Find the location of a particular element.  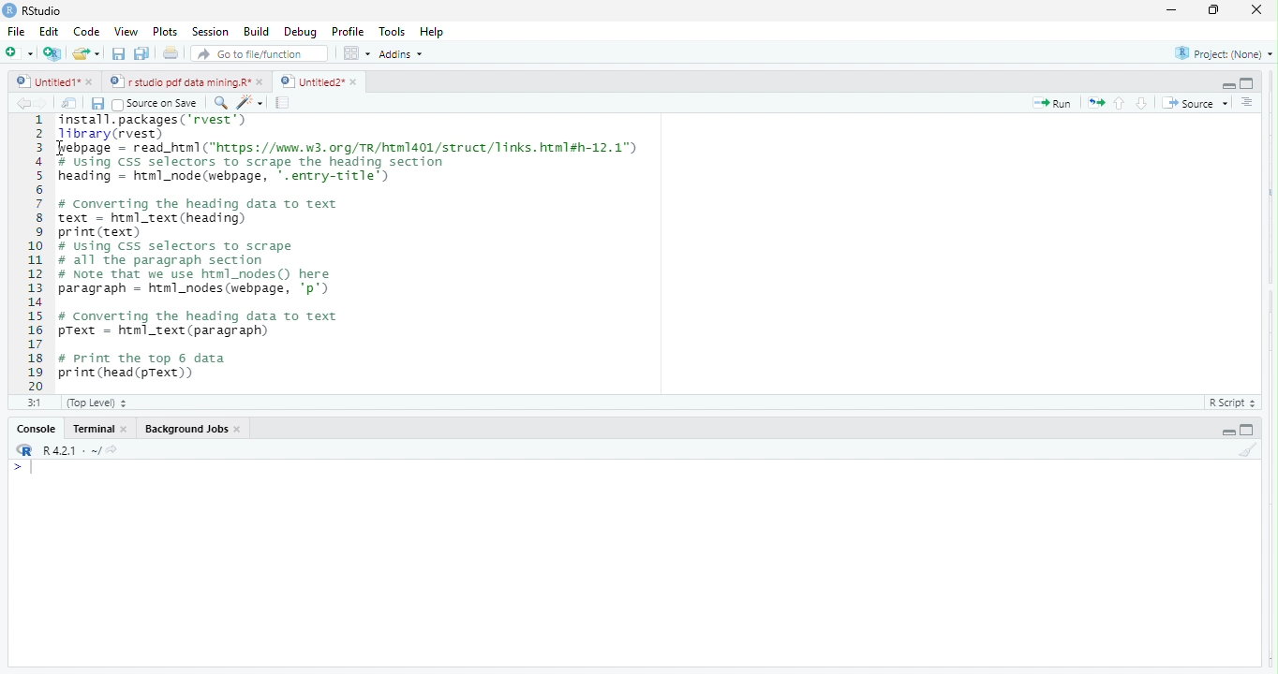

clear console is located at coordinates (1256, 447).